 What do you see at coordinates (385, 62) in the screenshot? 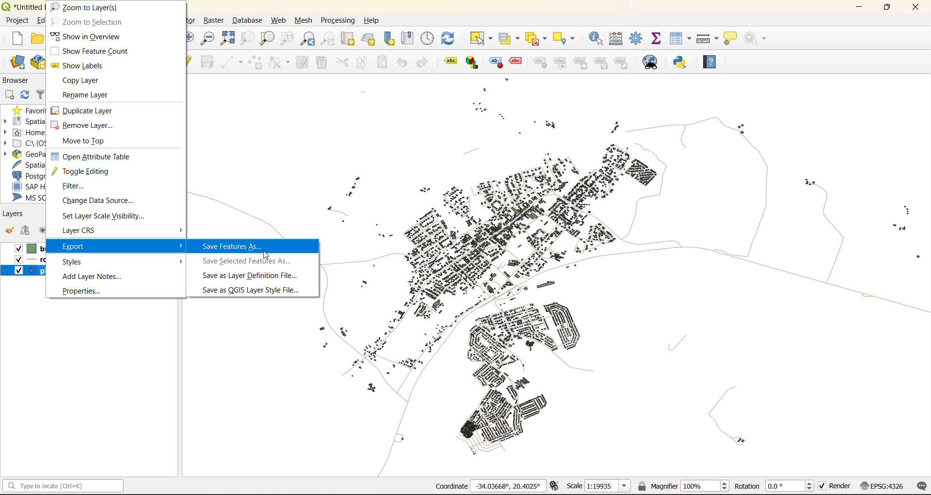
I see `paste` at bounding box center [385, 62].